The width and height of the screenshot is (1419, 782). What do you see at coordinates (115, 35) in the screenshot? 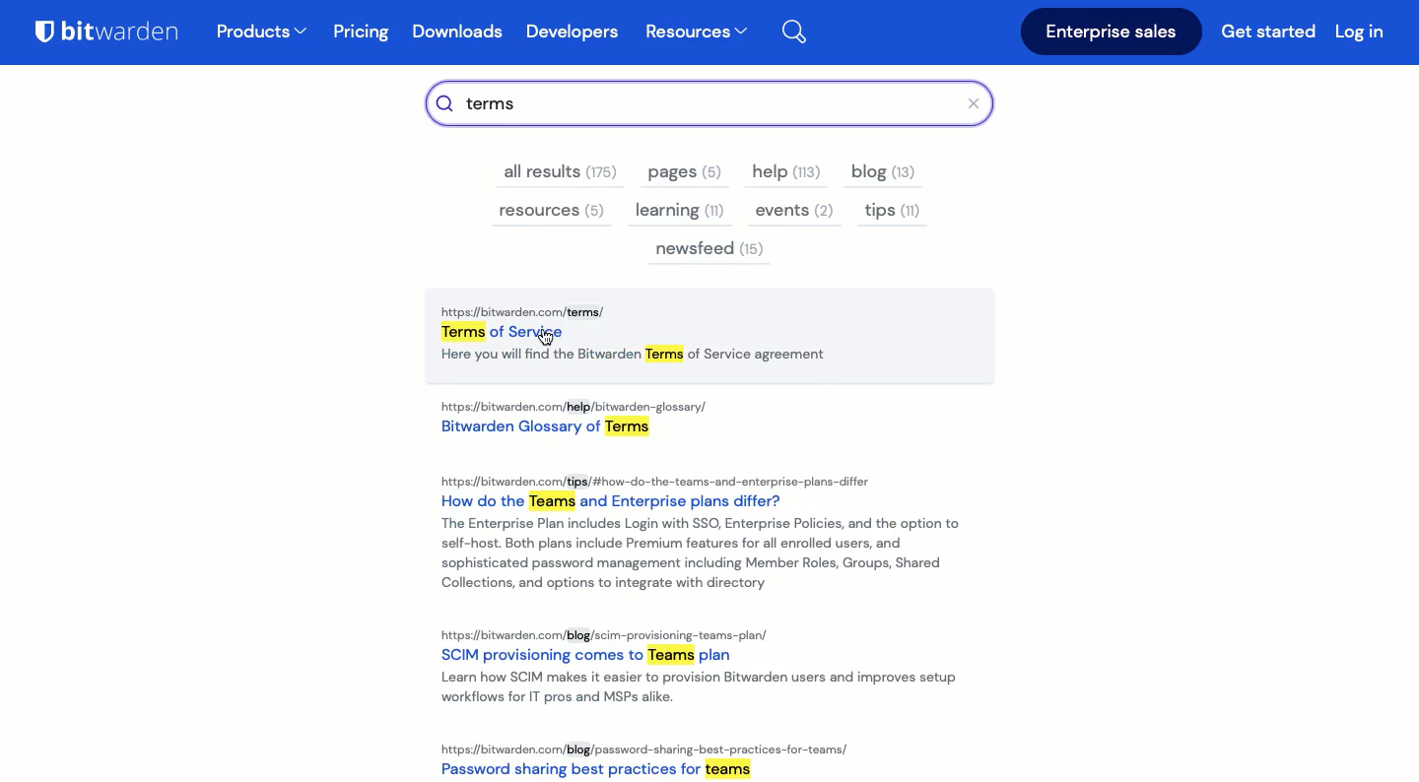
I see `Bitwarden` at bounding box center [115, 35].